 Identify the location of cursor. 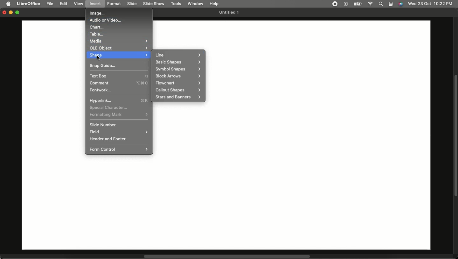
(101, 58).